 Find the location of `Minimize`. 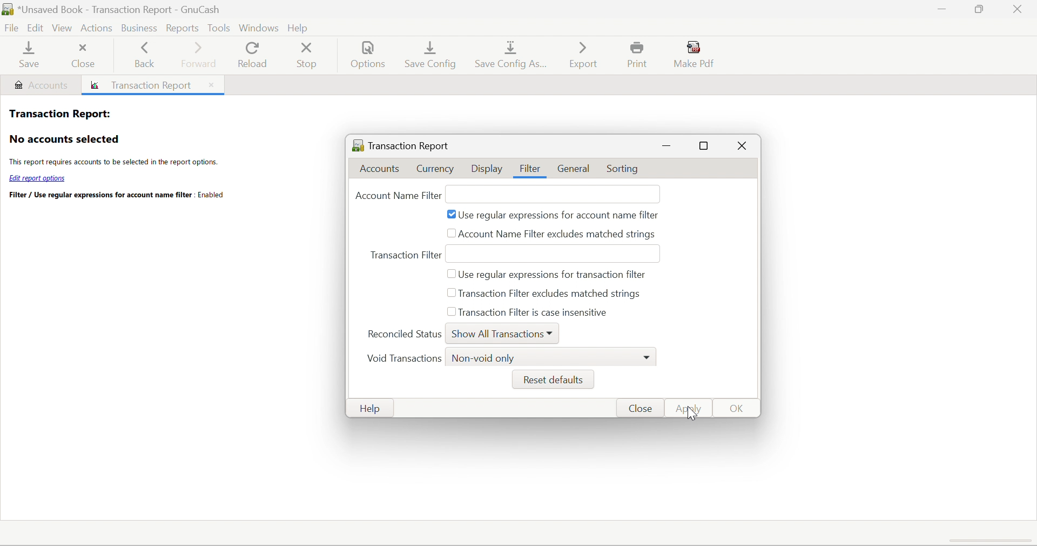

Minimize is located at coordinates (667, 146).